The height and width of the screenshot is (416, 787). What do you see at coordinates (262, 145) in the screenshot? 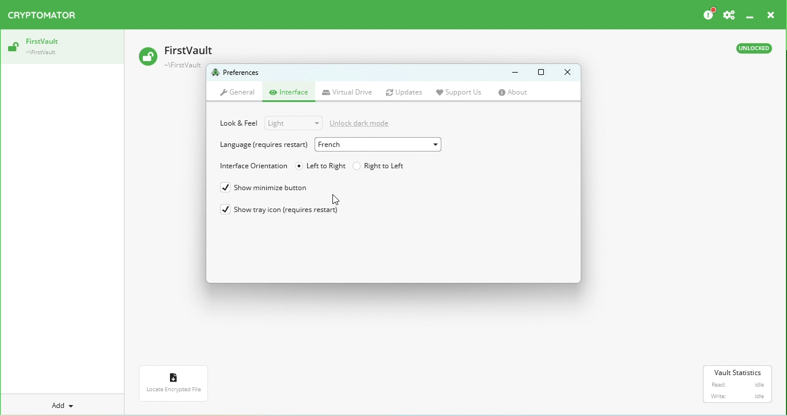
I see `Language` at bounding box center [262, 145].